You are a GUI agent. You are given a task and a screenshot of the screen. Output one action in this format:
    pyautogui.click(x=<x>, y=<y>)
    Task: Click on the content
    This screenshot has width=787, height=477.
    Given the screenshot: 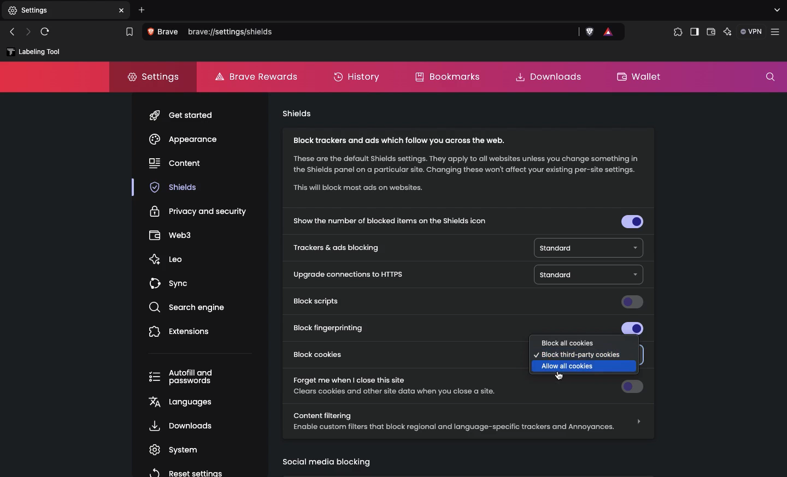 What is the action you would take?
    pyautogui.click(x=175, y=165)
    